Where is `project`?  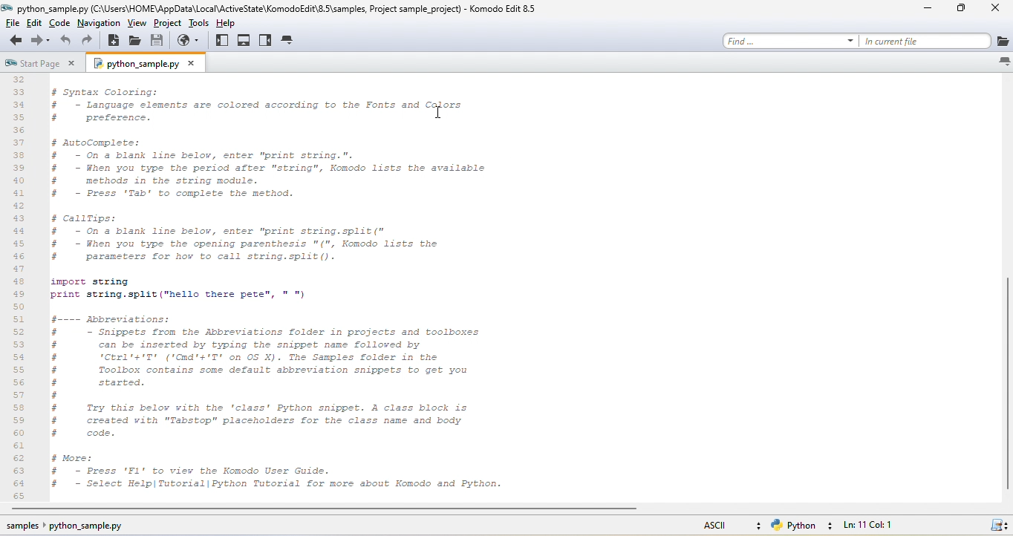
project is located at coordinates (167, 25).